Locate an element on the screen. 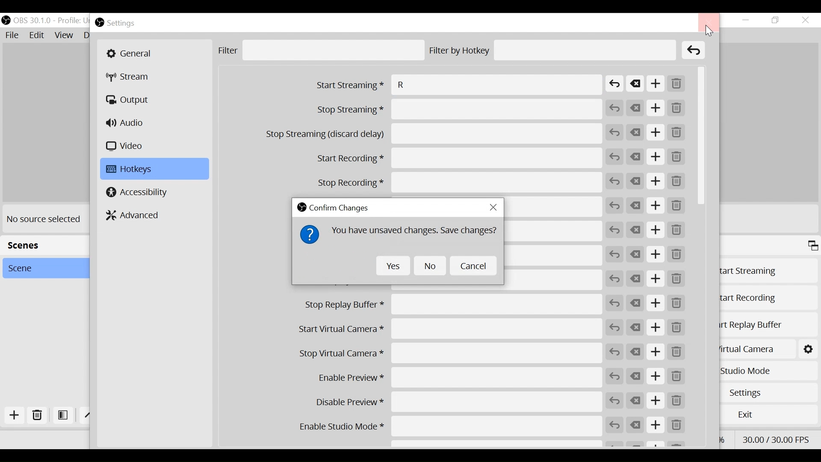 The width and height of the screenshot is (821, 462). Stop Replay Buffer is located at coordinates (450, 305).